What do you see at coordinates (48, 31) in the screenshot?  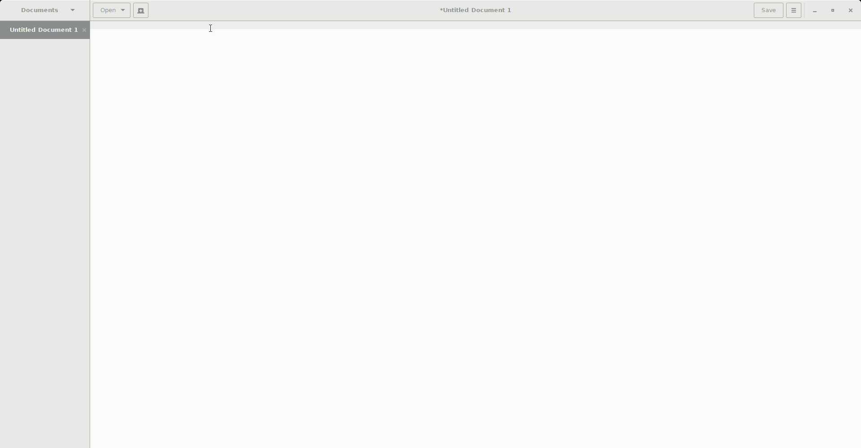 I see `Untitled Document 1` at bounding box center [48, 31].